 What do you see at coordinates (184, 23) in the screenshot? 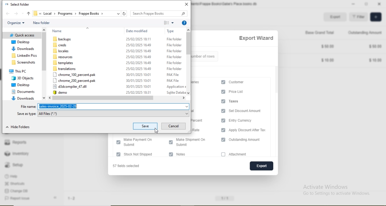
I see `questions` at bounding box center [184, 23].